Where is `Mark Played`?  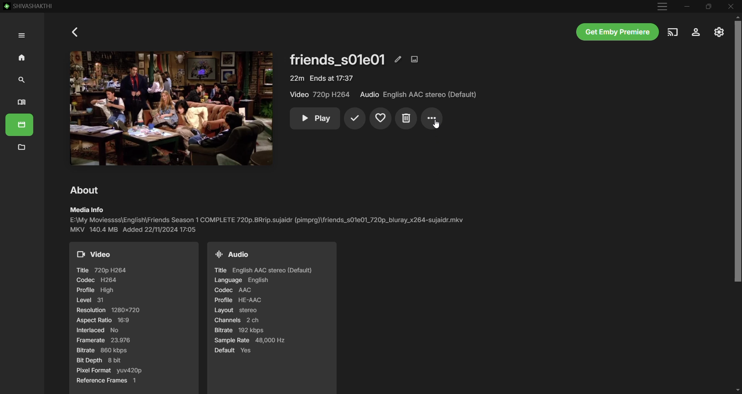
Mark Played is located at coordinates (354, 119).